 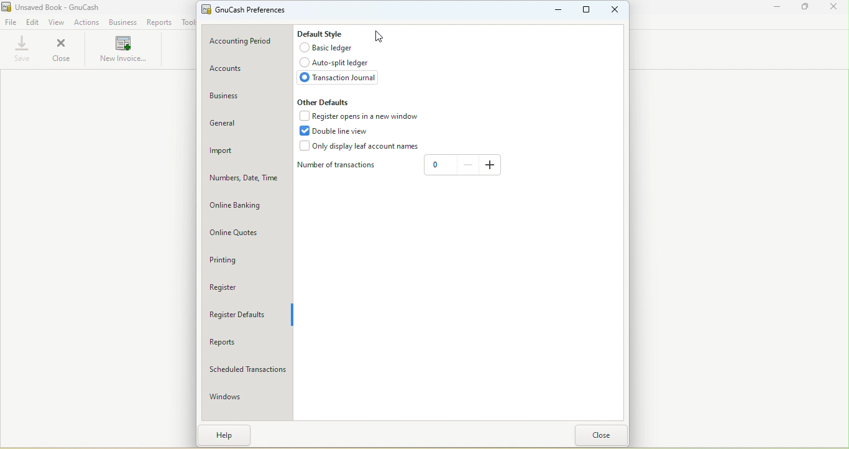 What do you see at coordinates (339, 63) in the screenshot?
I see `Auto-split ledger` at bounding box center [339, 63].